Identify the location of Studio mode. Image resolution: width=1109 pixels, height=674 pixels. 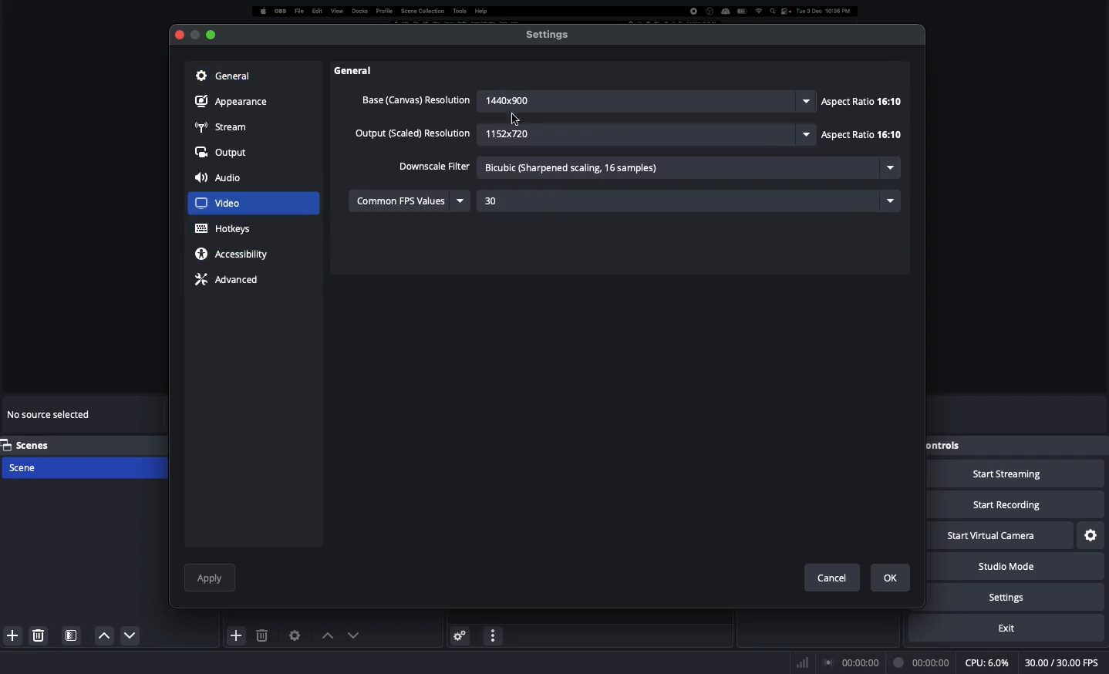
(1023, 567).